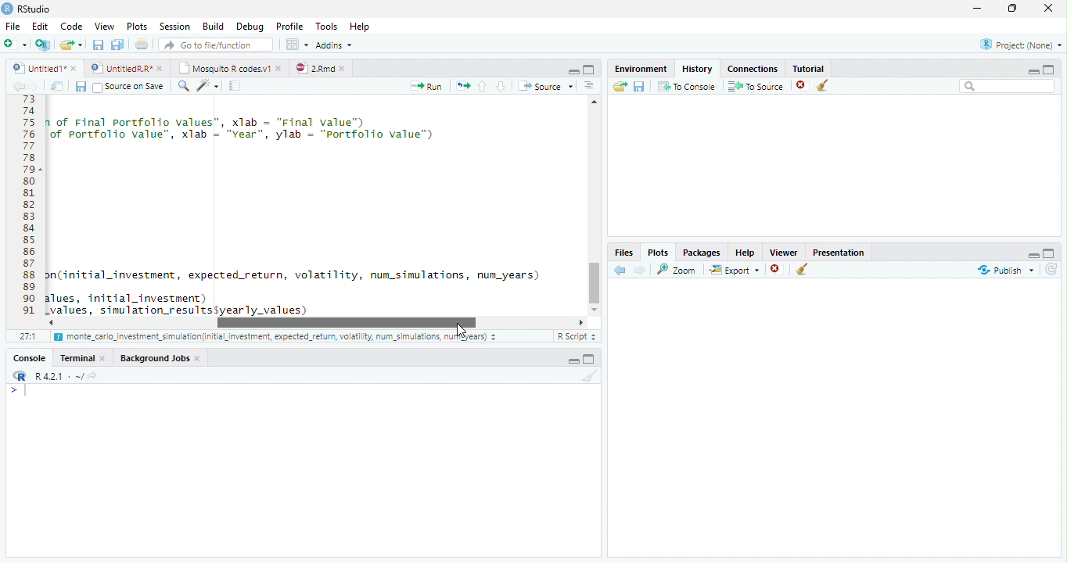 This screenshot has width=1067, height=563. What do you see at coordinates (785, 250) in the screenshot?
I see `Viewer` at bounding box center [785, 250].